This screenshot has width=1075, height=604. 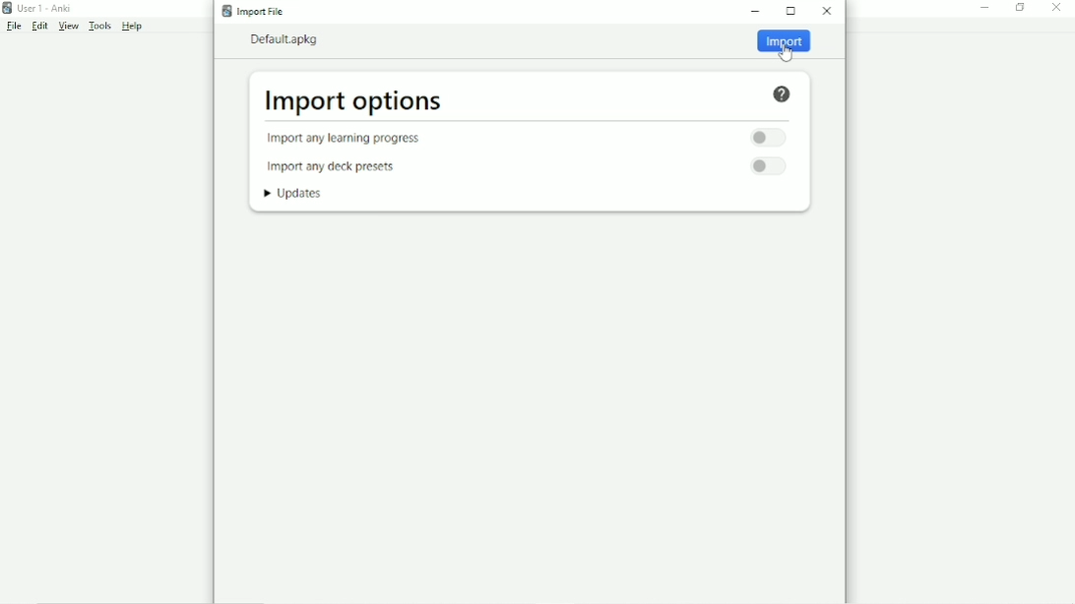 I want to click on Restore down, so click(x=1020, y=8).